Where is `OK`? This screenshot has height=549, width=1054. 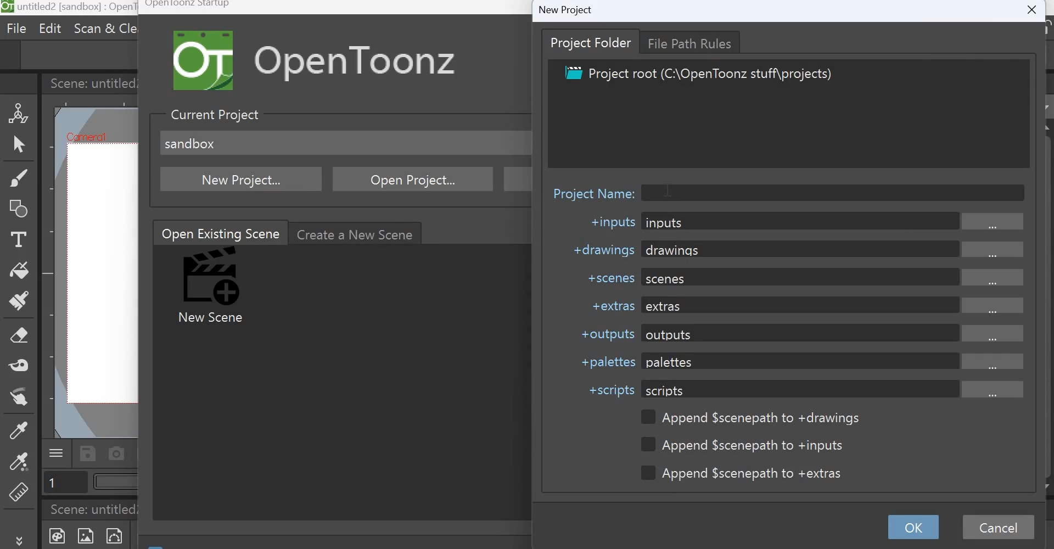 OK is located at coordinates (912, 527).